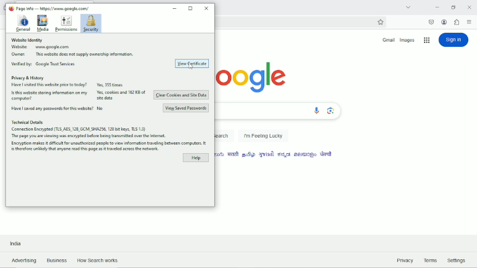 The height and width of the screenshot is (268, 477). I want to click on Google Trust Services, so click(58, 64).